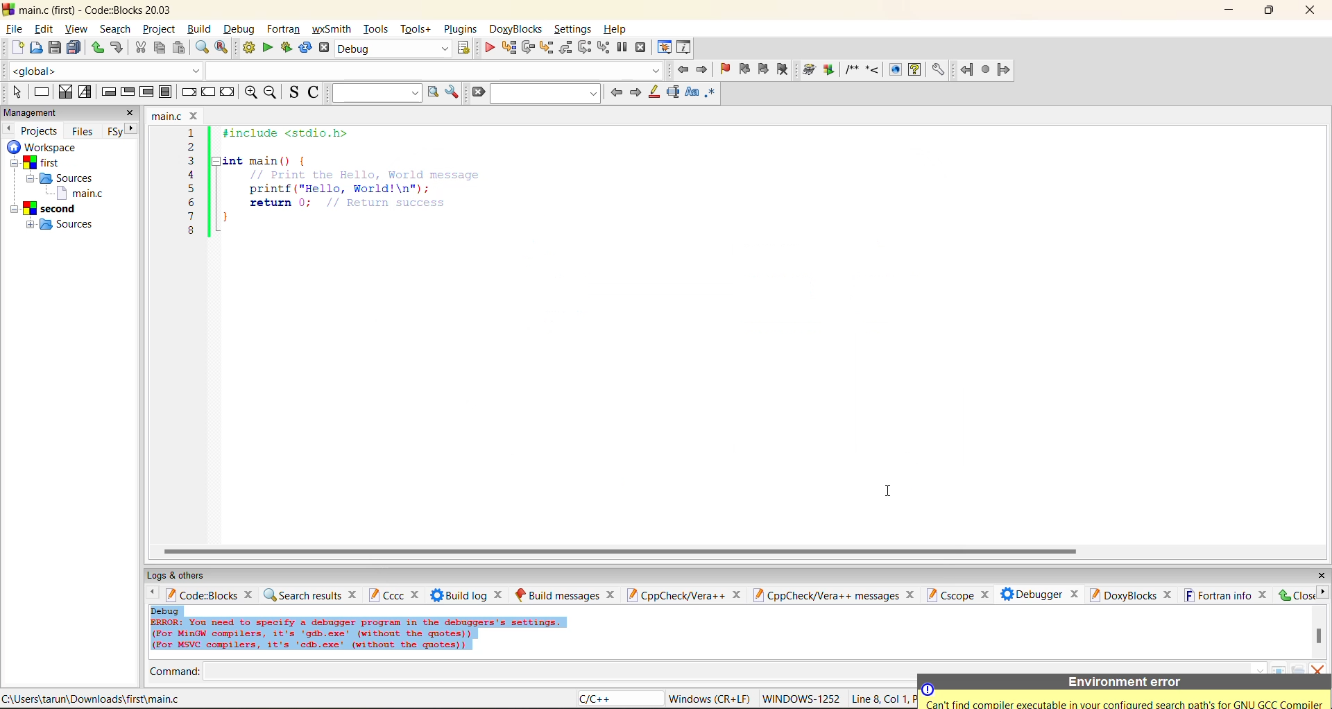  Describe the element at coordinates (1218, 595) in the screenshot. I see `fortran info` at that location.